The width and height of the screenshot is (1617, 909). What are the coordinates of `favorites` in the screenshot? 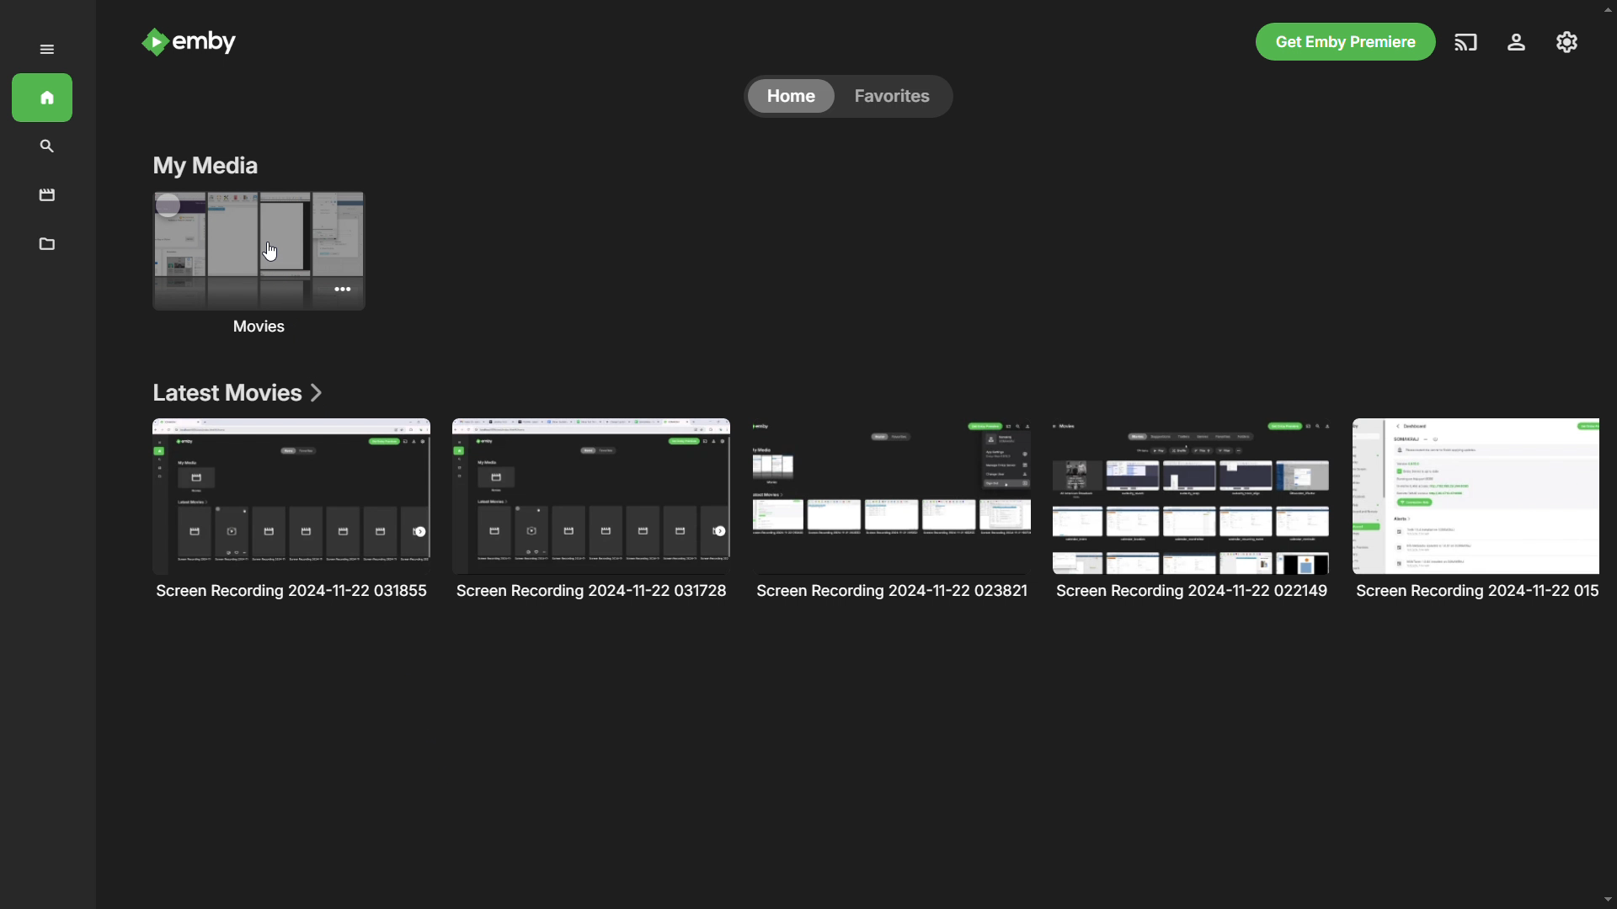 It's located at (896, 98).